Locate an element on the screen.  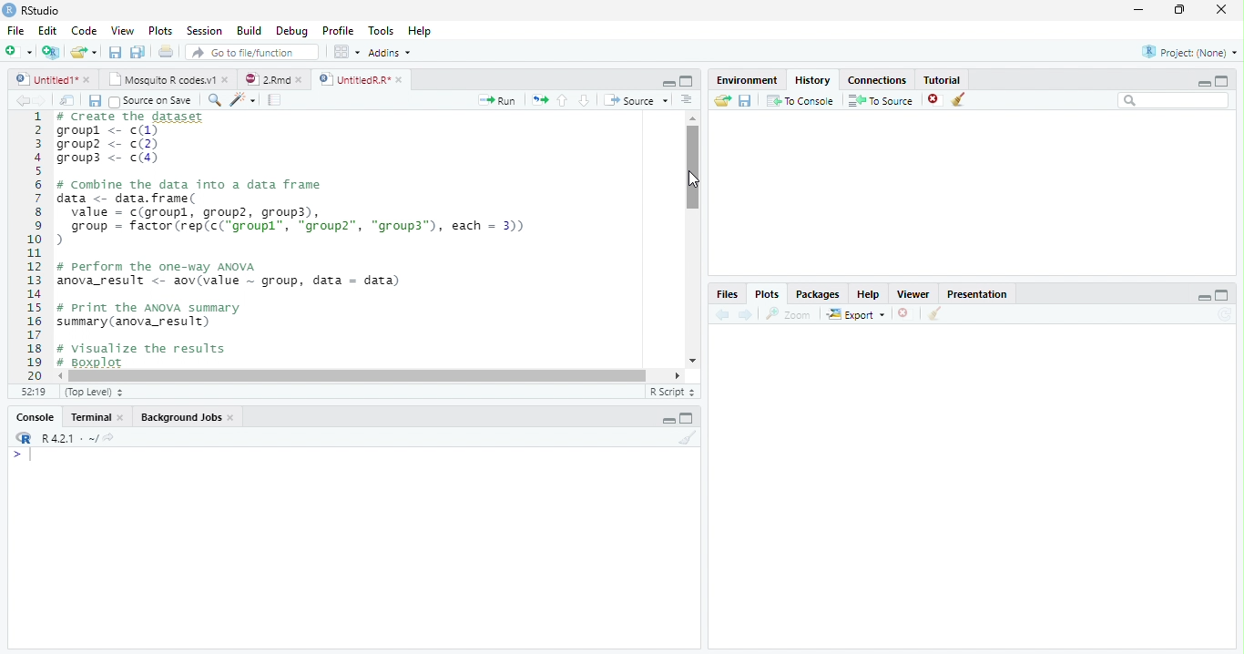
help is located at coordinates (869, 294).